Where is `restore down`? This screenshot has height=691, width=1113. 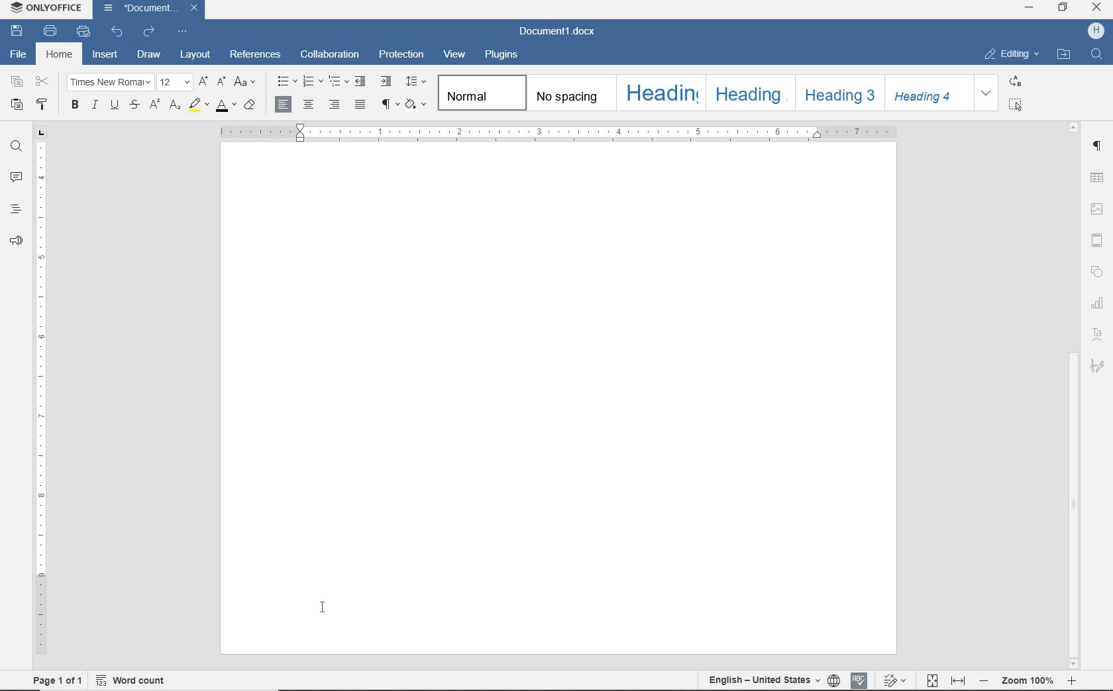 restore down is located at coordinates (1064, 9).